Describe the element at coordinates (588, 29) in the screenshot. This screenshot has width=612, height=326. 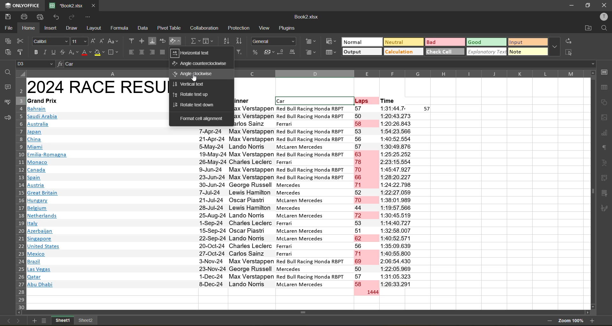
I see `open location` at that location.